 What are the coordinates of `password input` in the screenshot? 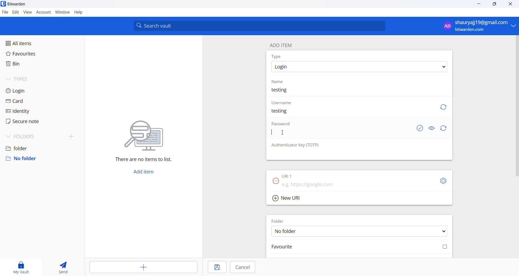 It's located at (341, 134).